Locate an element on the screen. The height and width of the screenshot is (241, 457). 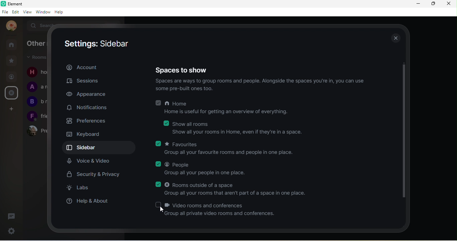
maximize is located at coordinates (433, 5).